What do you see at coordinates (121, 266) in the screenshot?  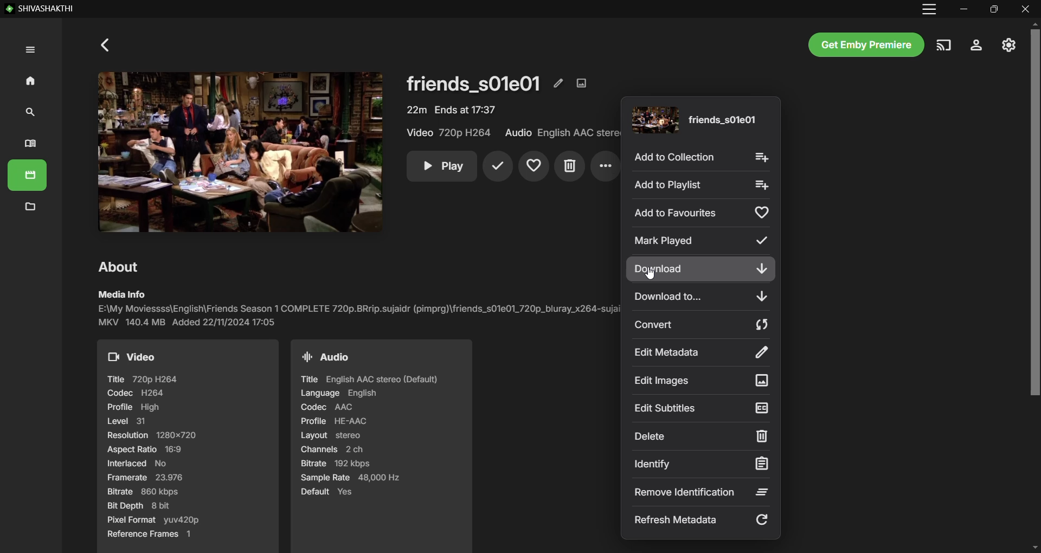 I see `About` at bounding box center [121, 266].